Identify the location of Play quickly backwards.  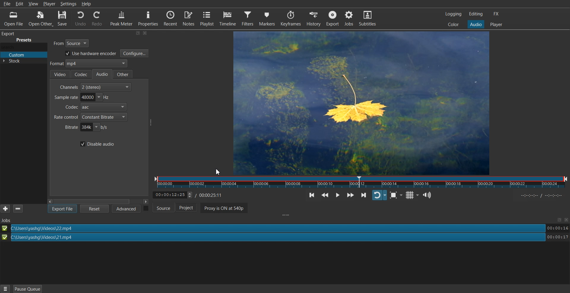
(327, 195).